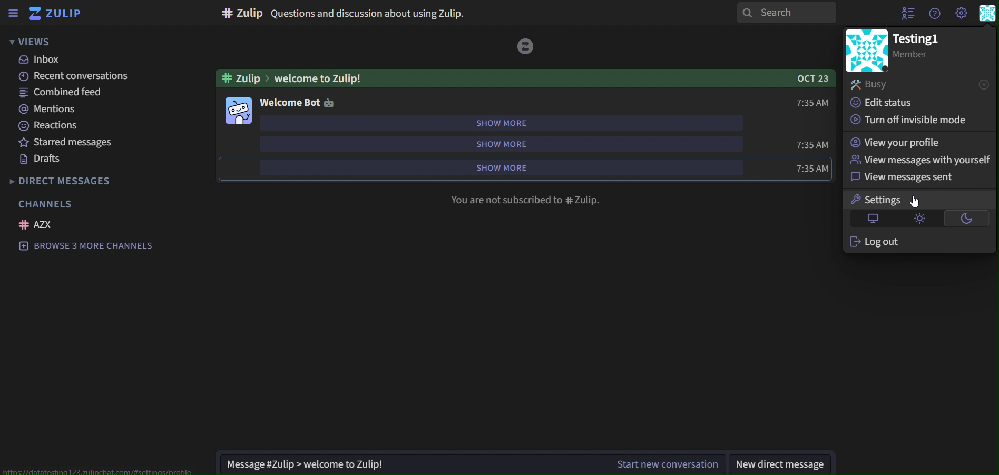  I want to click on AZX, so click(37, 224).